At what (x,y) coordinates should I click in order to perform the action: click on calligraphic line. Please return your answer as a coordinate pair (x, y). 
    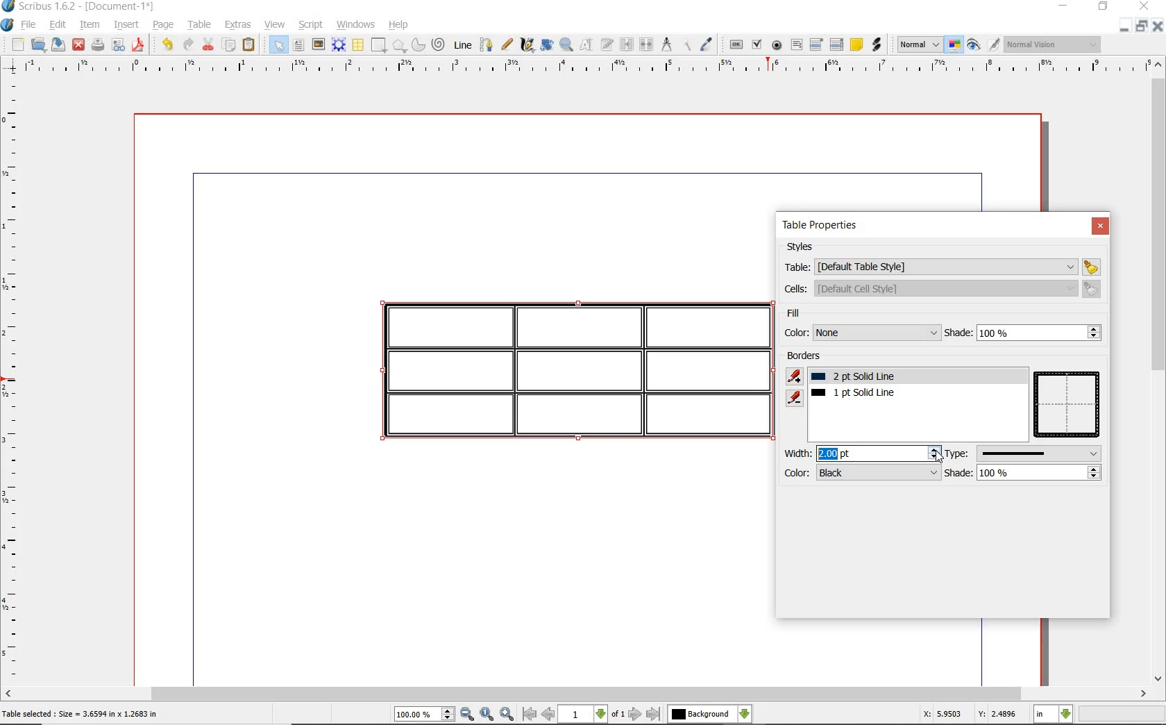
    Looking at the image, I should click on (526, 44).